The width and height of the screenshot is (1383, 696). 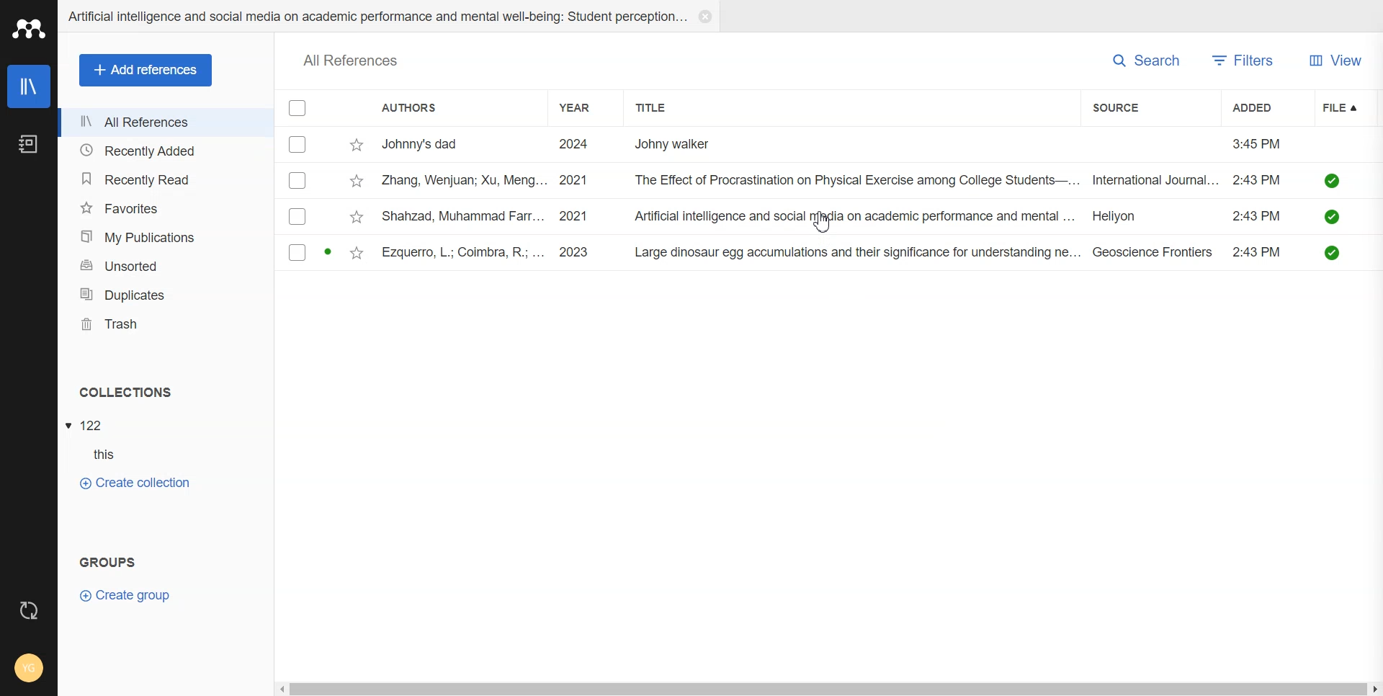 I want to click on star, so click(x=357, y=254).